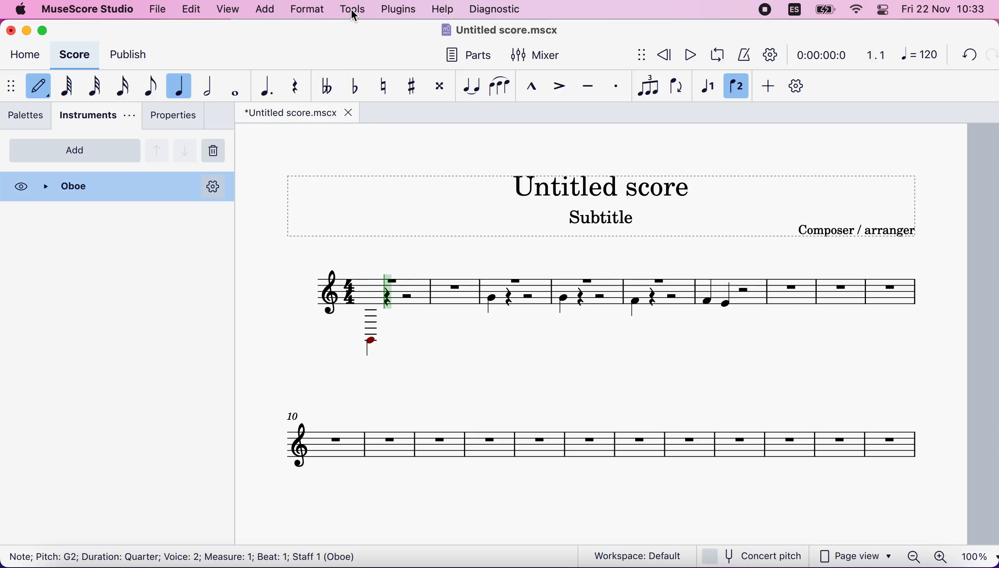 This screenshot has width=999, height=568. Describe the element at coordinates (192, 11) in the screenshot. I see `edit` at that location.